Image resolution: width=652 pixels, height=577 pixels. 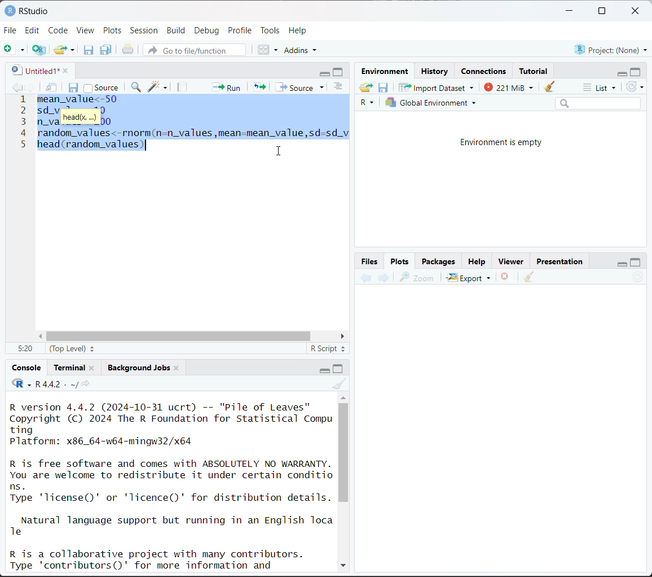 What do you see at coordinates (302, 50) in the screenshot?
I see `addins` at bounding box center [302, 50].